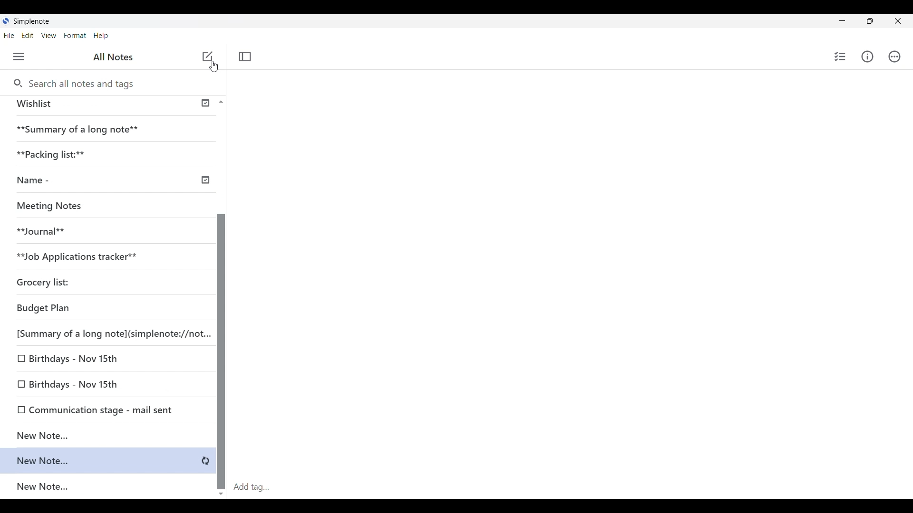 This screenshot has height=513, width=913. I want to click on New note, so click(207, 56).